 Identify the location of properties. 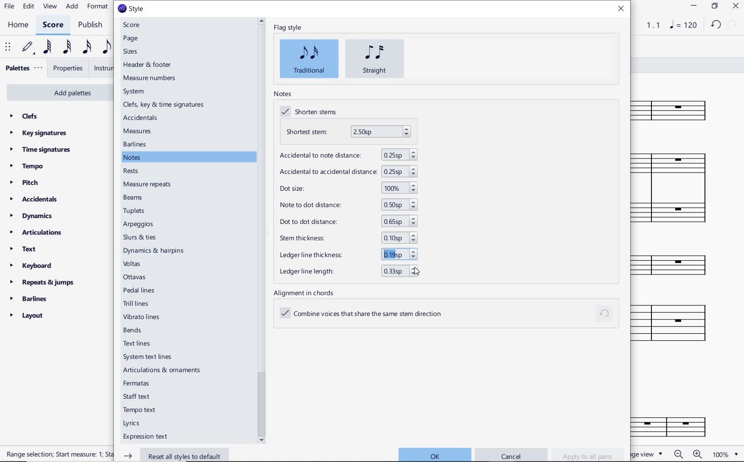
(69, 69).